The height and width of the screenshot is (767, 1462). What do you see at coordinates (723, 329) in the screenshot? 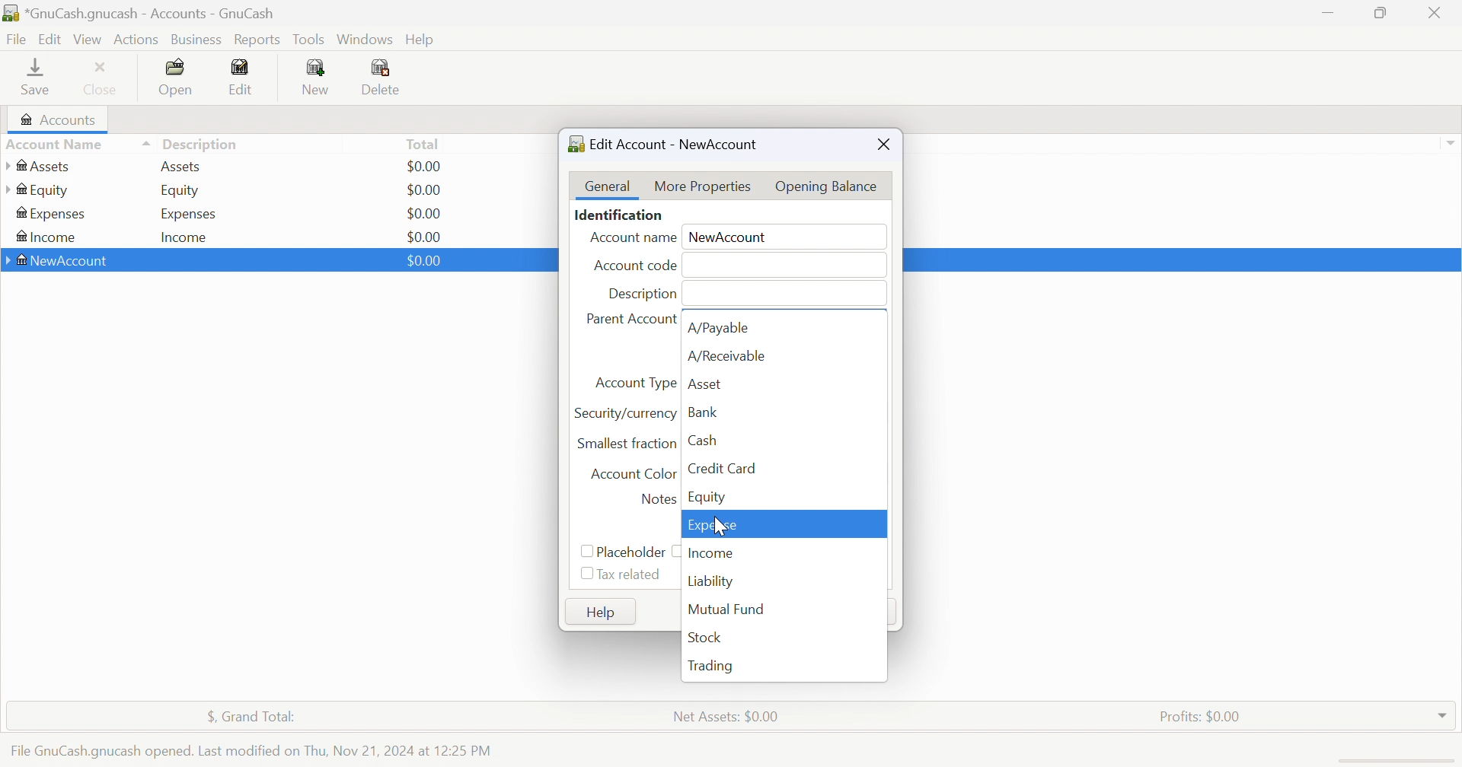
I see `A/Payable` at bounding box center [723, 329].